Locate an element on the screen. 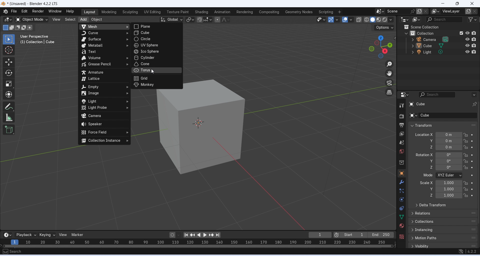 The image size is (480, 256). Editor type is located at coordinates (7, 20).